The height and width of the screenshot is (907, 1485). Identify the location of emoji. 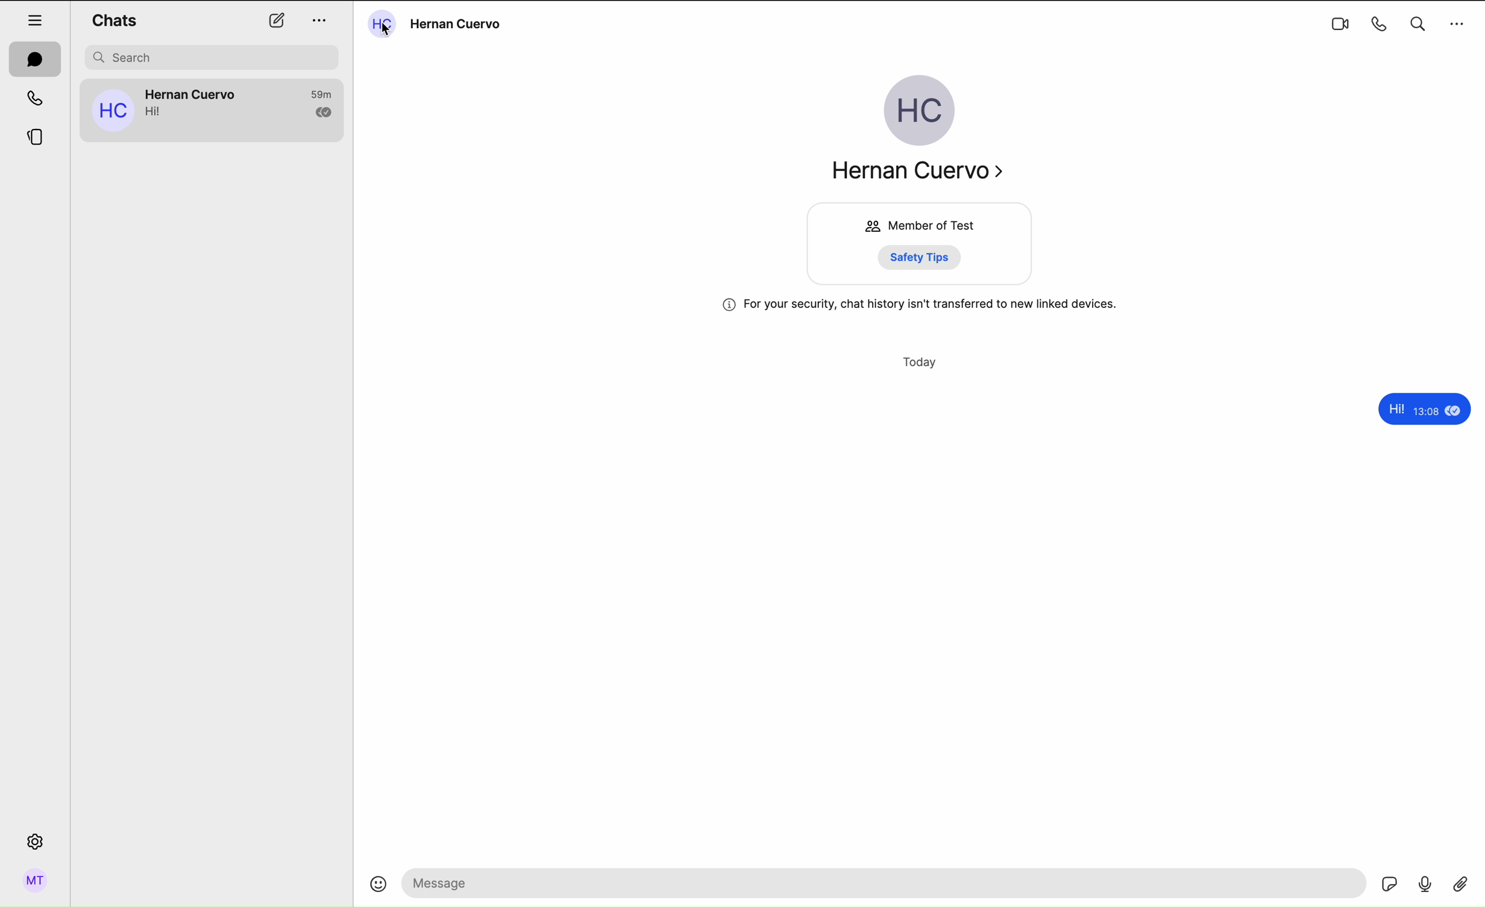
(378, 890).